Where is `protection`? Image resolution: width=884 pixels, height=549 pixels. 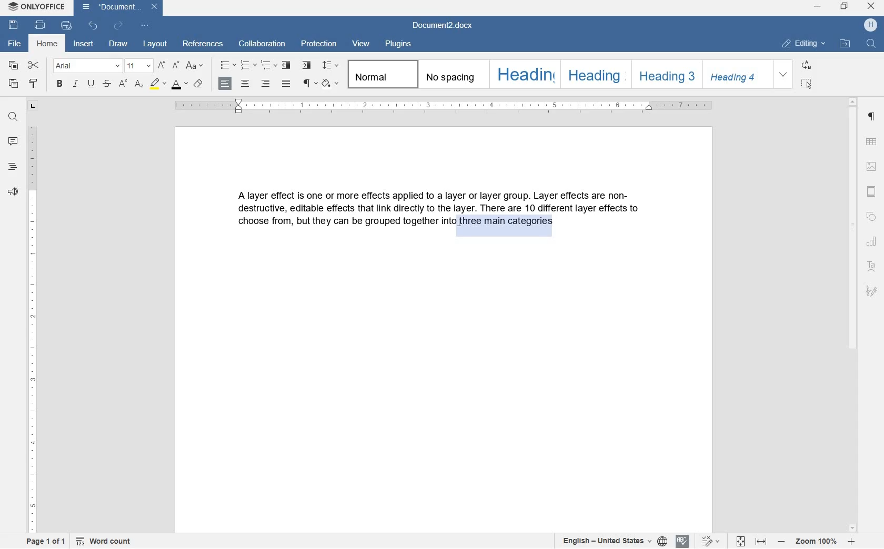
protection is located at coordinates (320, 45).